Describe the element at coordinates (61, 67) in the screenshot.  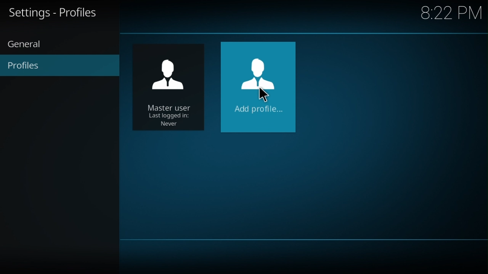
I see `profiles` at that location.